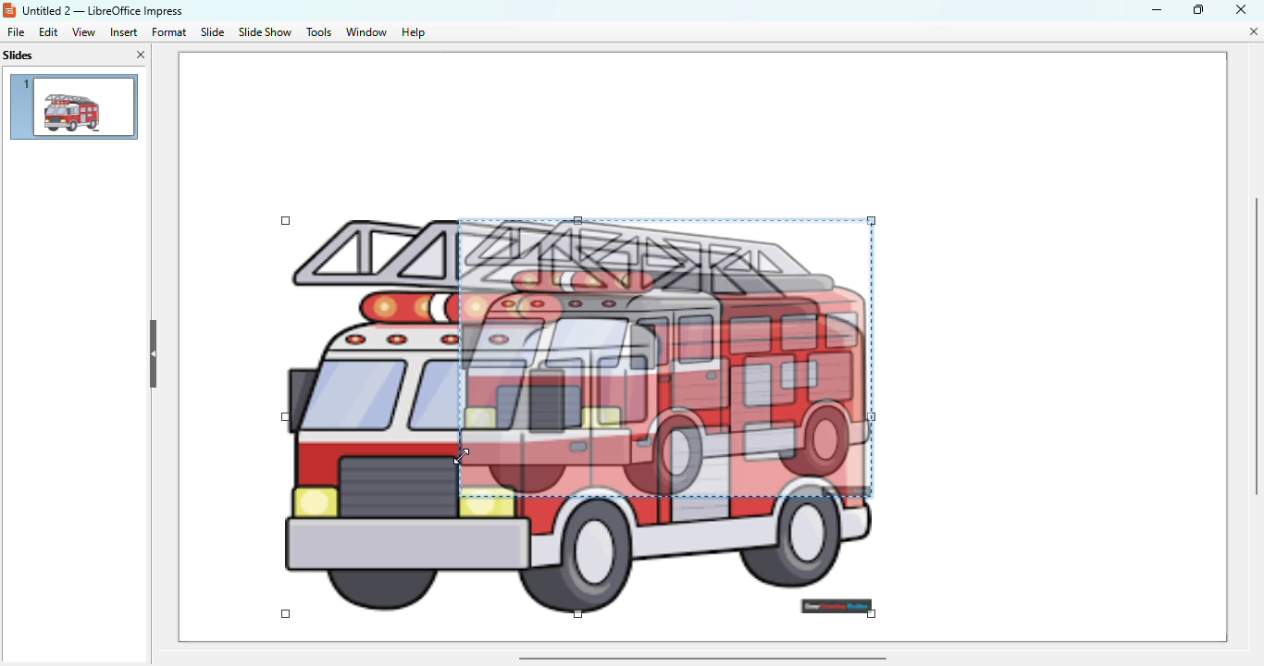  What do you see at coordinates (578, 220) in the screenshot?
I see `corner handles` at bounding box center [578, 220].